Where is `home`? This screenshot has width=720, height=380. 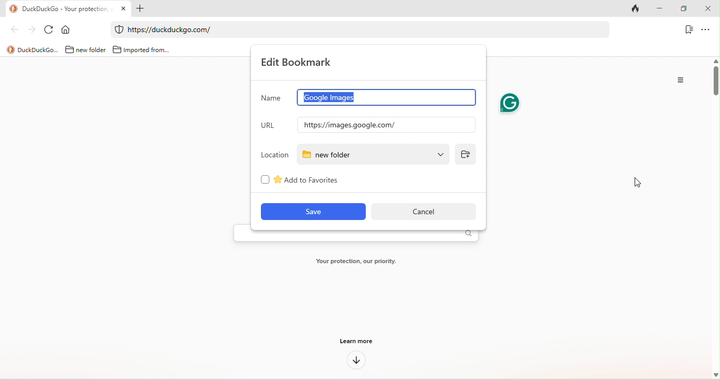
home is located at coordinates (67, 29).